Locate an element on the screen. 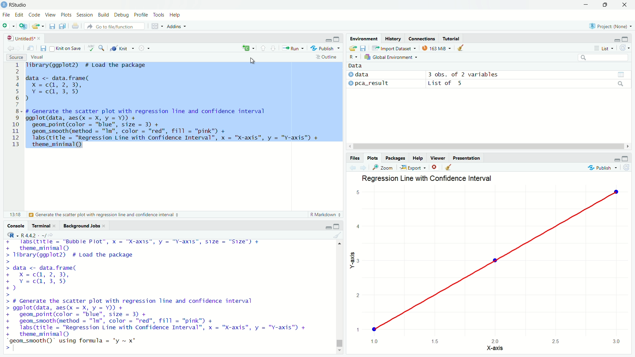 This screenshot has height=357, width=635. Clear all plots is located at coordinates (448, 167).